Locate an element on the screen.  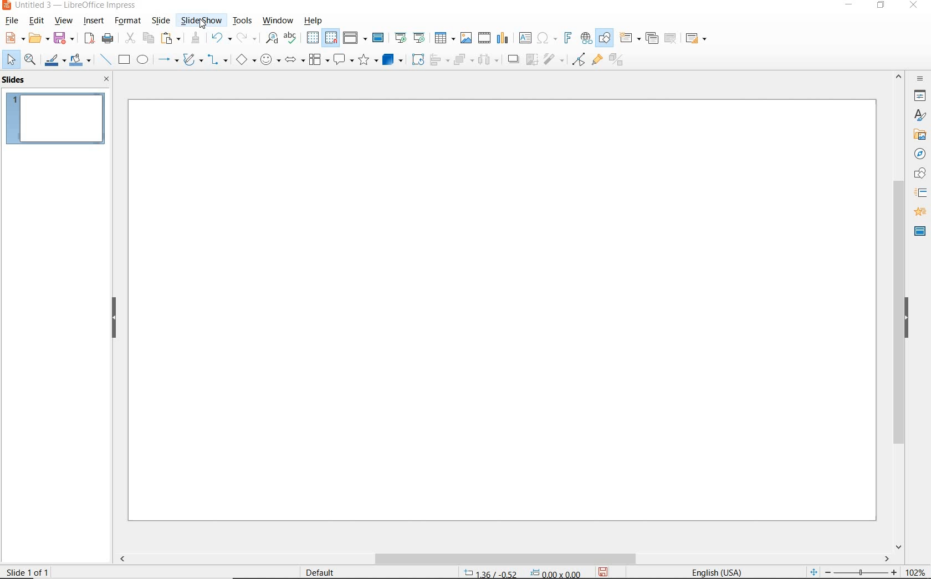
INSERT IMAGE is located at coordinates (463, 38).